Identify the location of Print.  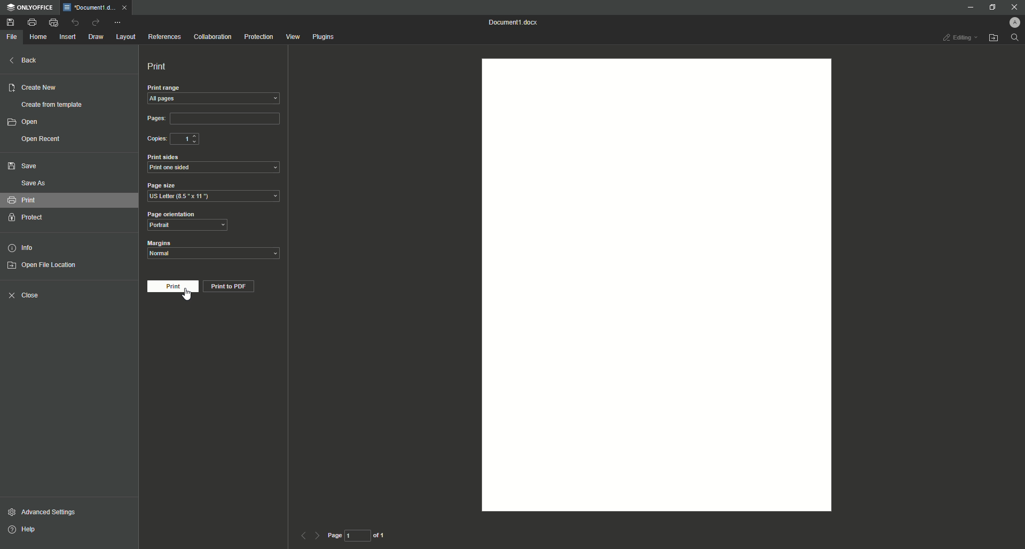
(36, 200).